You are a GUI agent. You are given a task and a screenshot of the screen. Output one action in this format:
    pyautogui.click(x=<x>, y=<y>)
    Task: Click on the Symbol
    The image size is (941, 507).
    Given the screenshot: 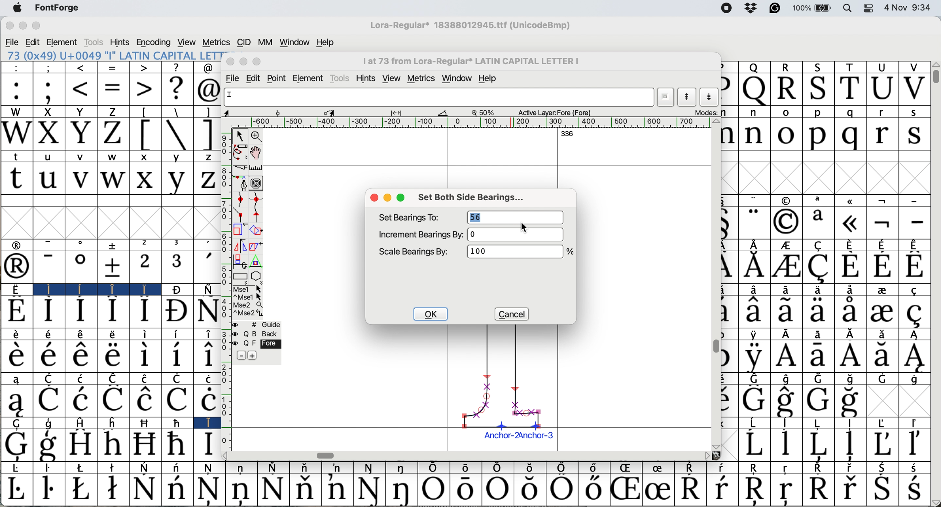 What is the action you would take?
    pyautogui.click(x=403, y=490)
    